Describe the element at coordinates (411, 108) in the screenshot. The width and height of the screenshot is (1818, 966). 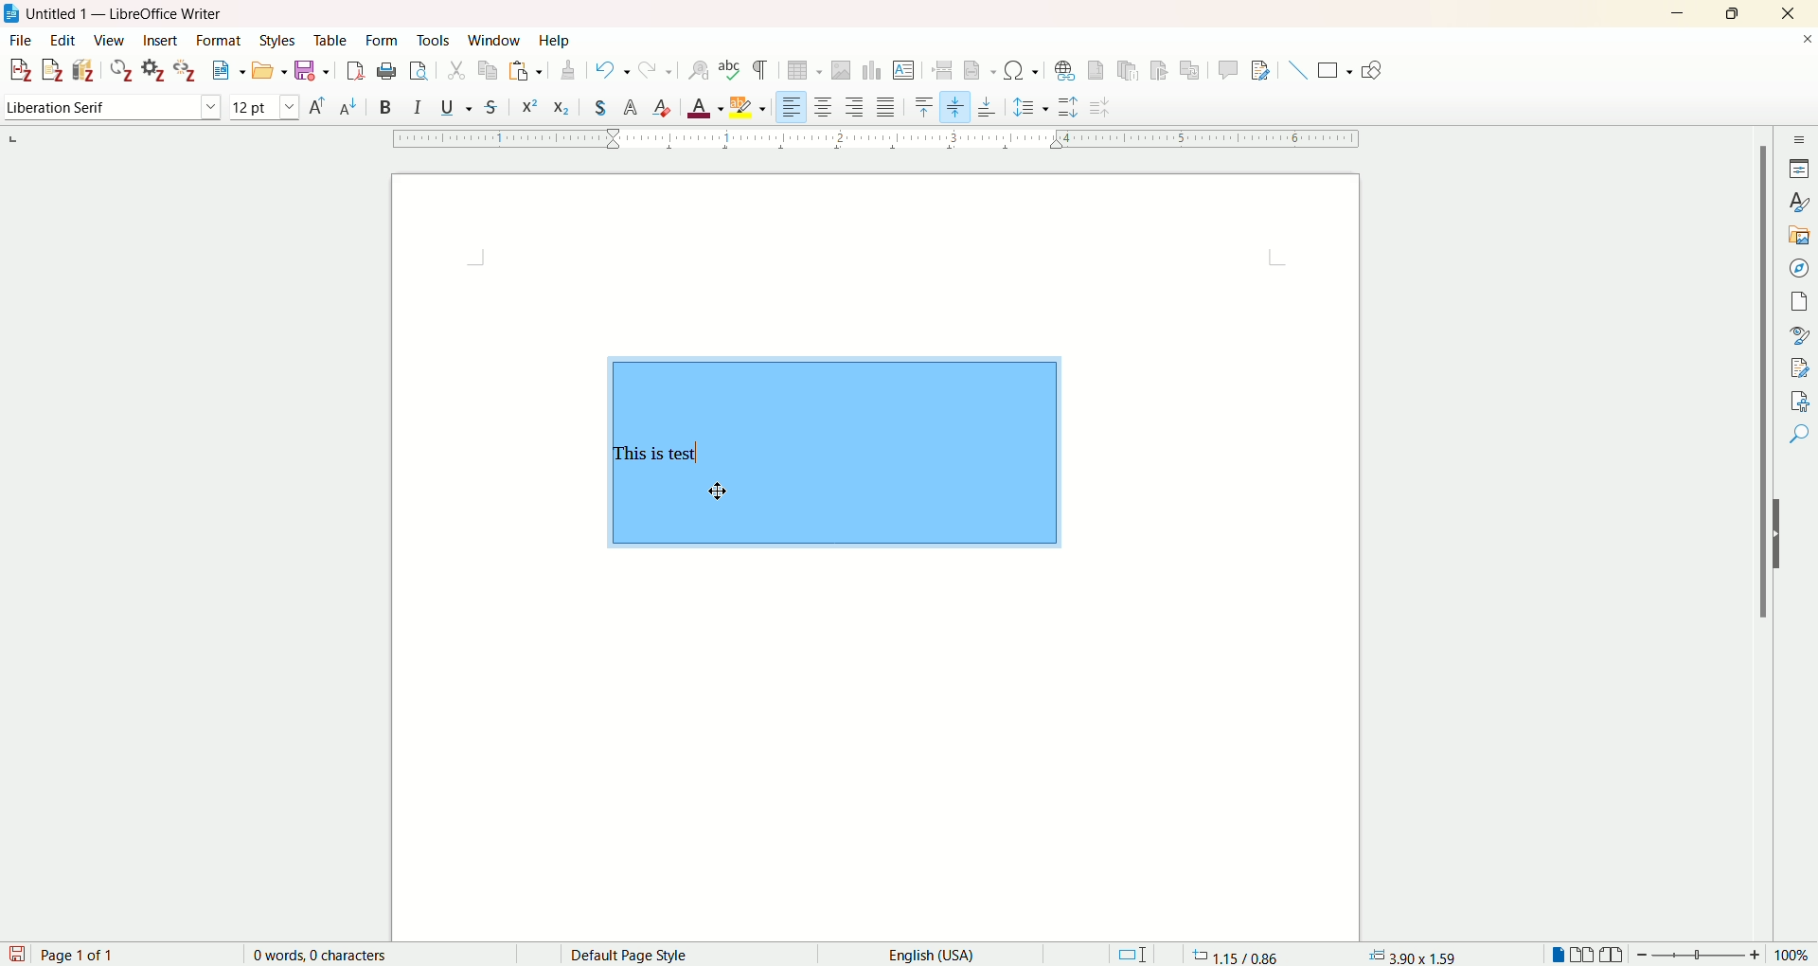
I see `send to back` at that location.